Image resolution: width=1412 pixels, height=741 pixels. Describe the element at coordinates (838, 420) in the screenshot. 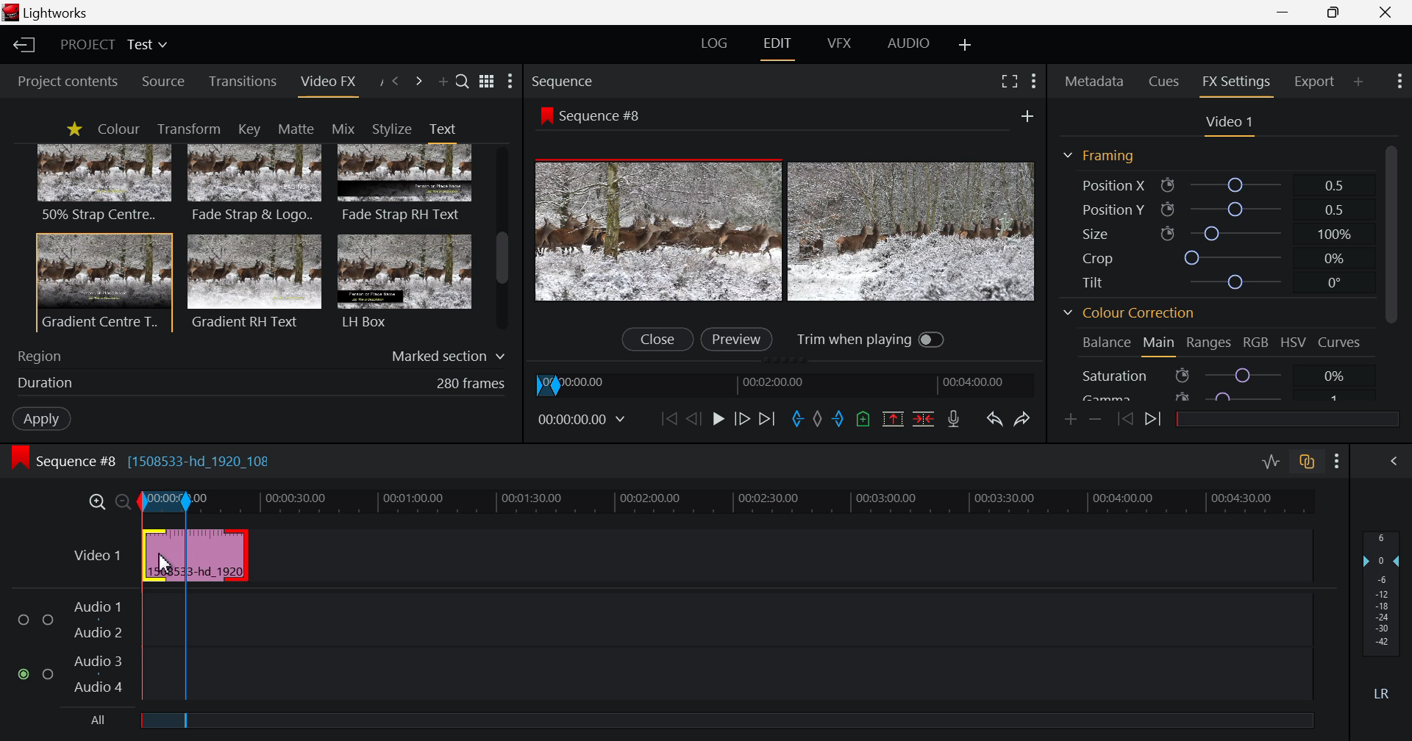

I see `Mark Out` at that location.